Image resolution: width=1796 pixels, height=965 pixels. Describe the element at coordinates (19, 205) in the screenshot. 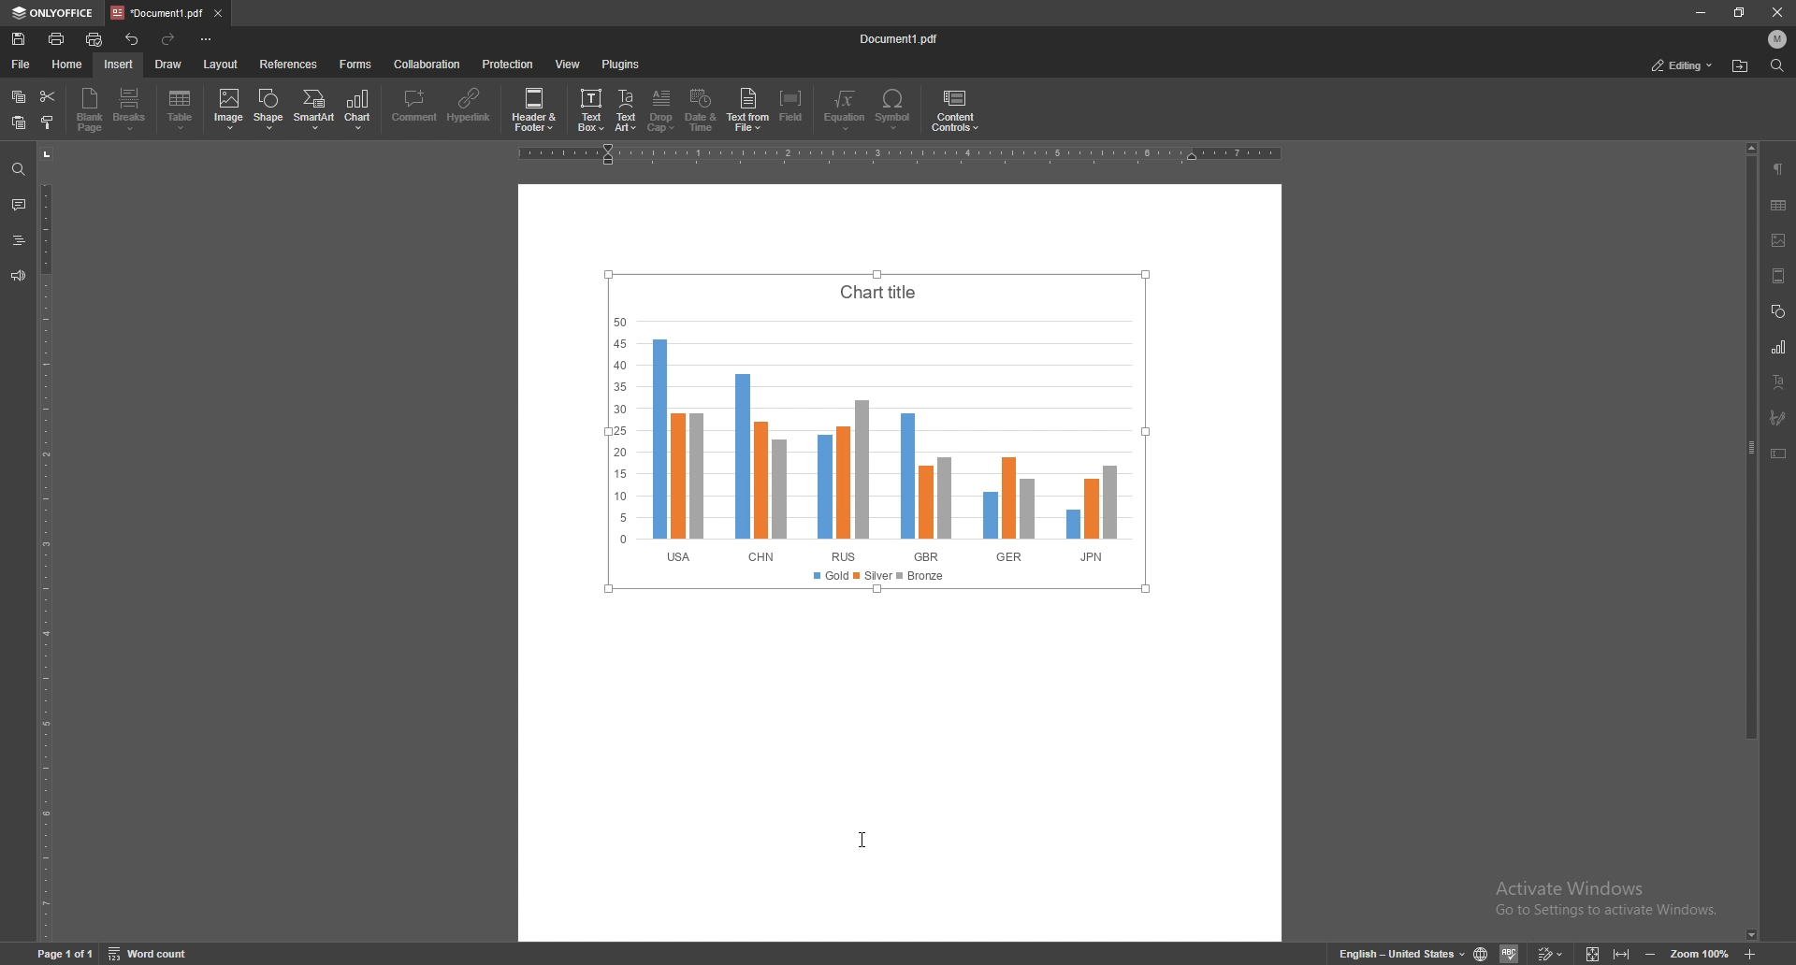

I see `comment` at that location.